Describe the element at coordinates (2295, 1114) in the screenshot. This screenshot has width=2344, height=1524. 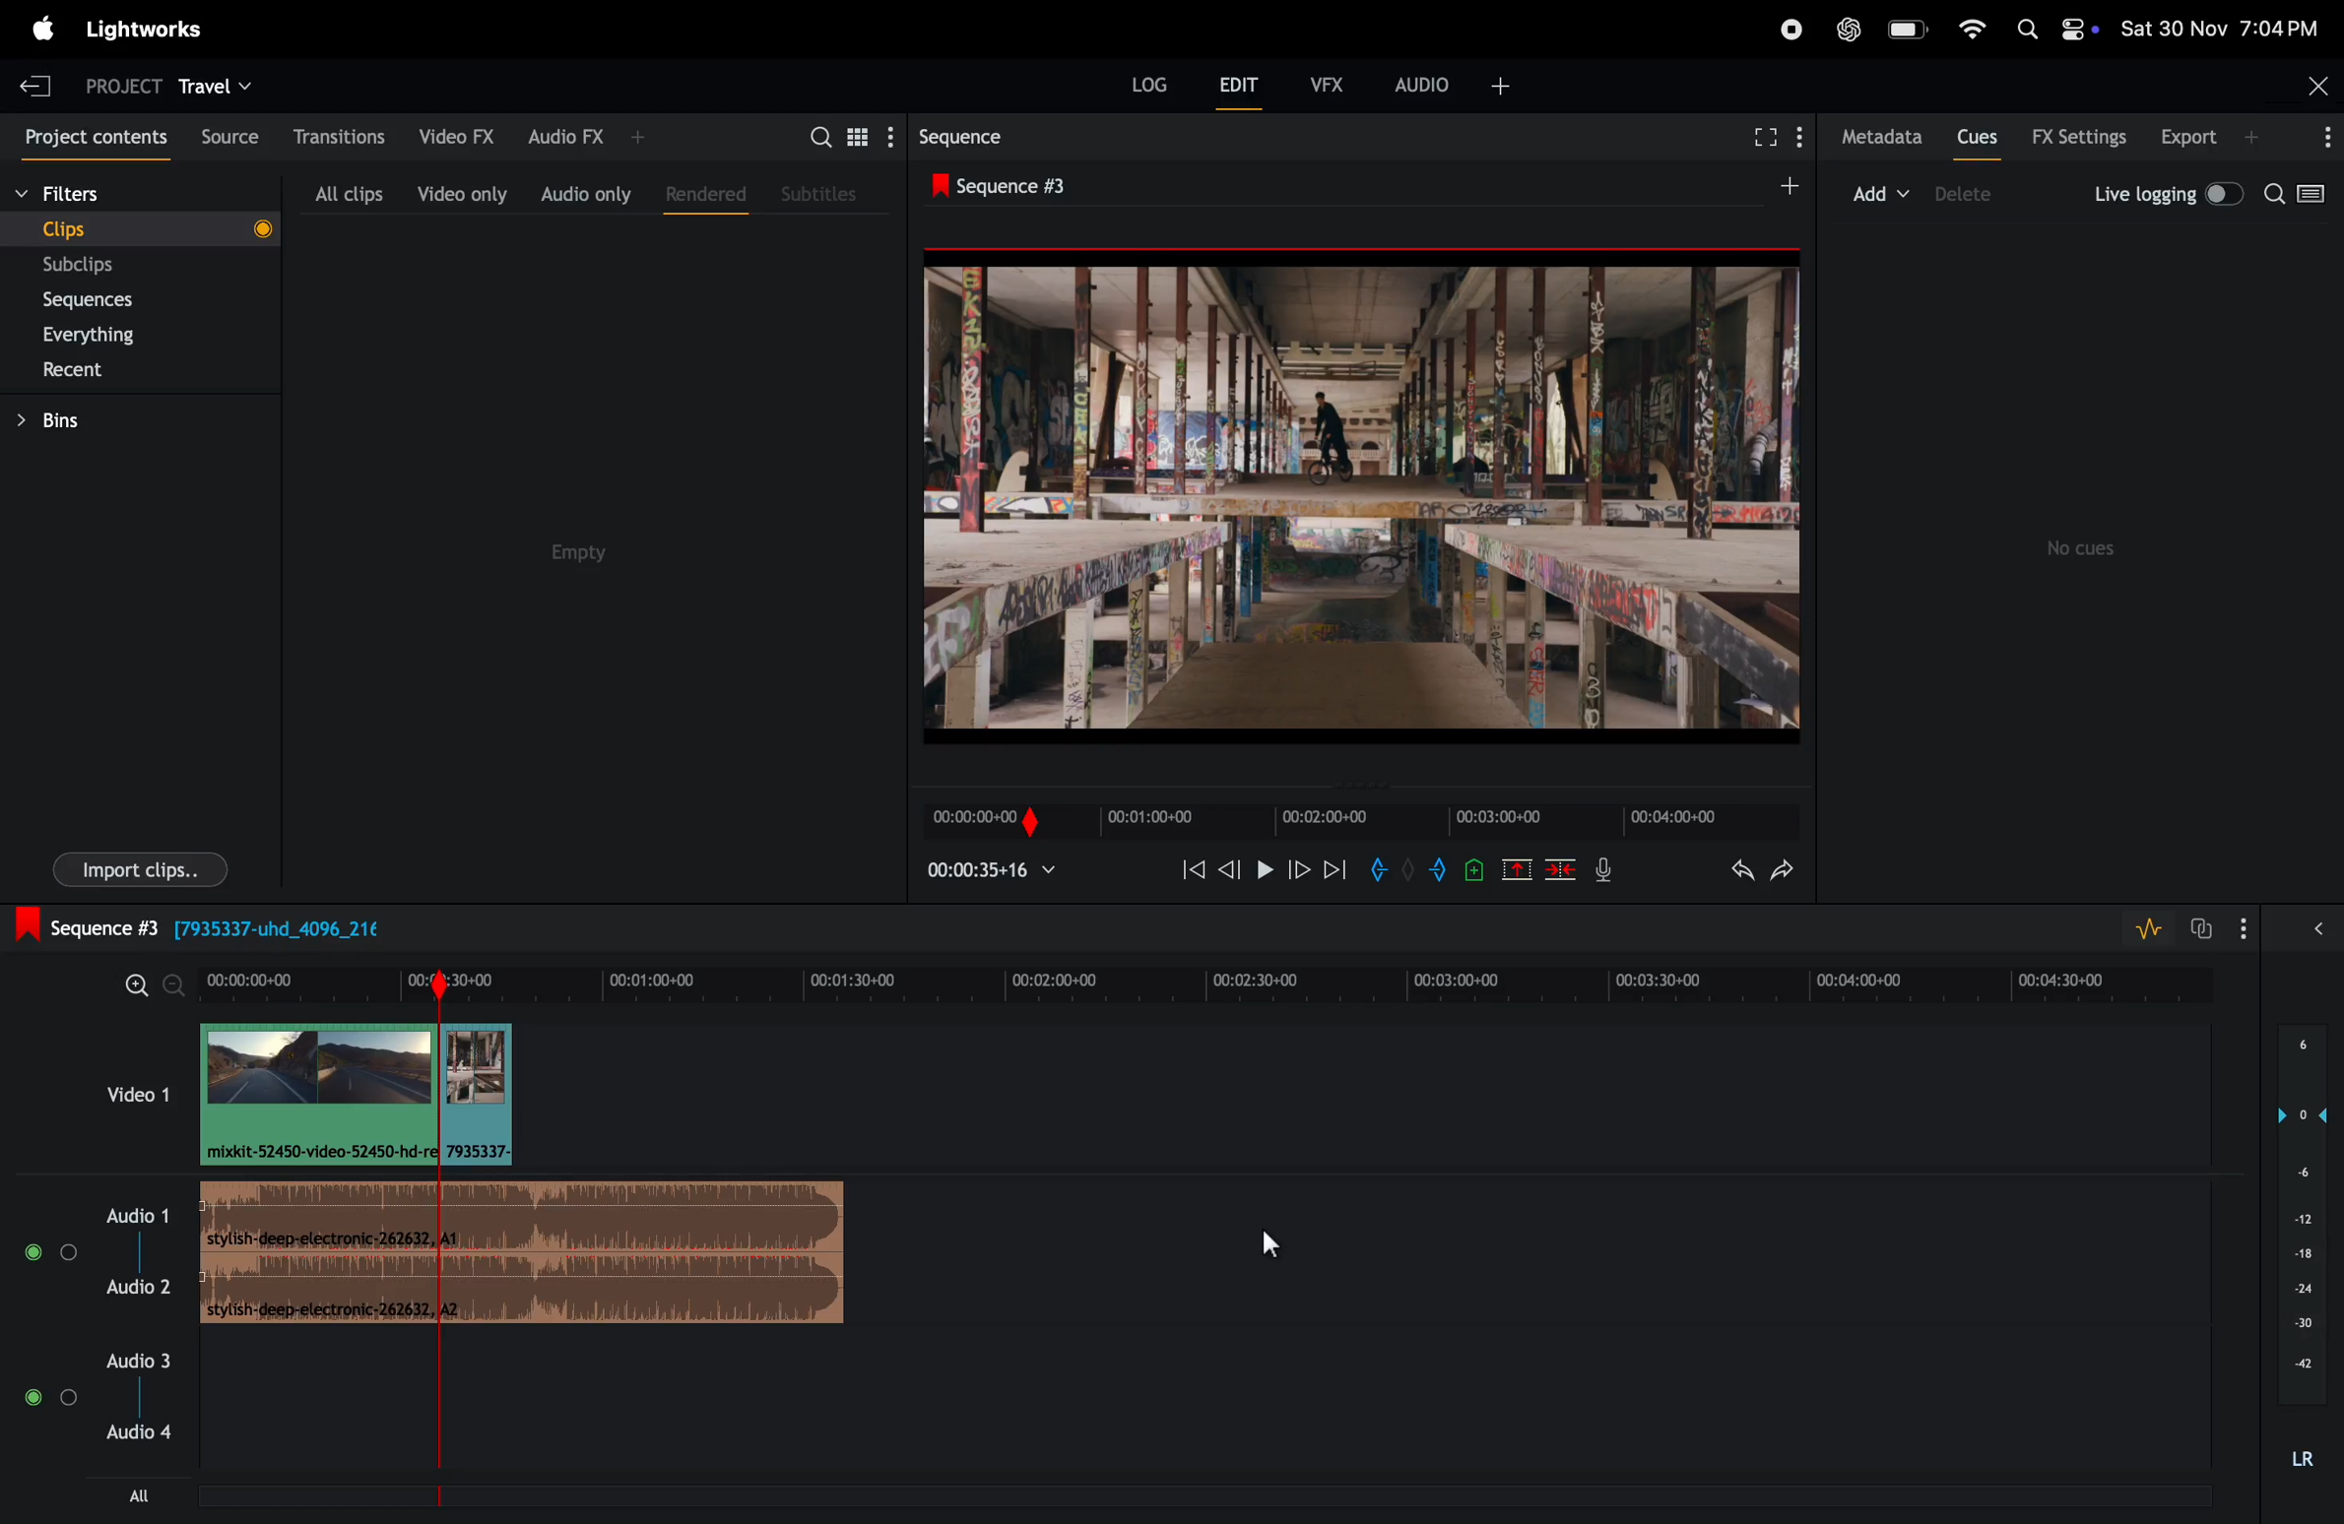
I see `0 (layers)` at that location.